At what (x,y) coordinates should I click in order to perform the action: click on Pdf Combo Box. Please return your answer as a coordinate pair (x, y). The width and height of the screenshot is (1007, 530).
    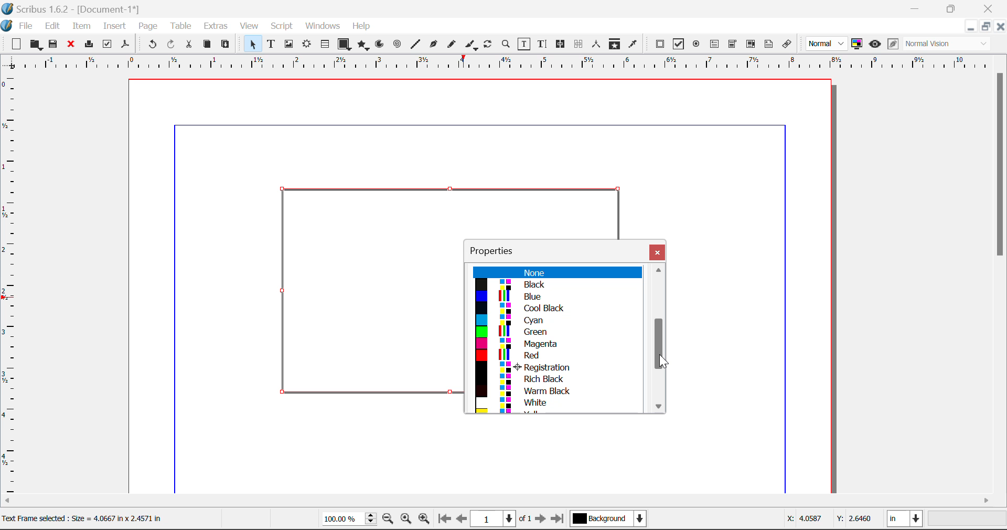
    Looking at the image, I should click on (733, 43).